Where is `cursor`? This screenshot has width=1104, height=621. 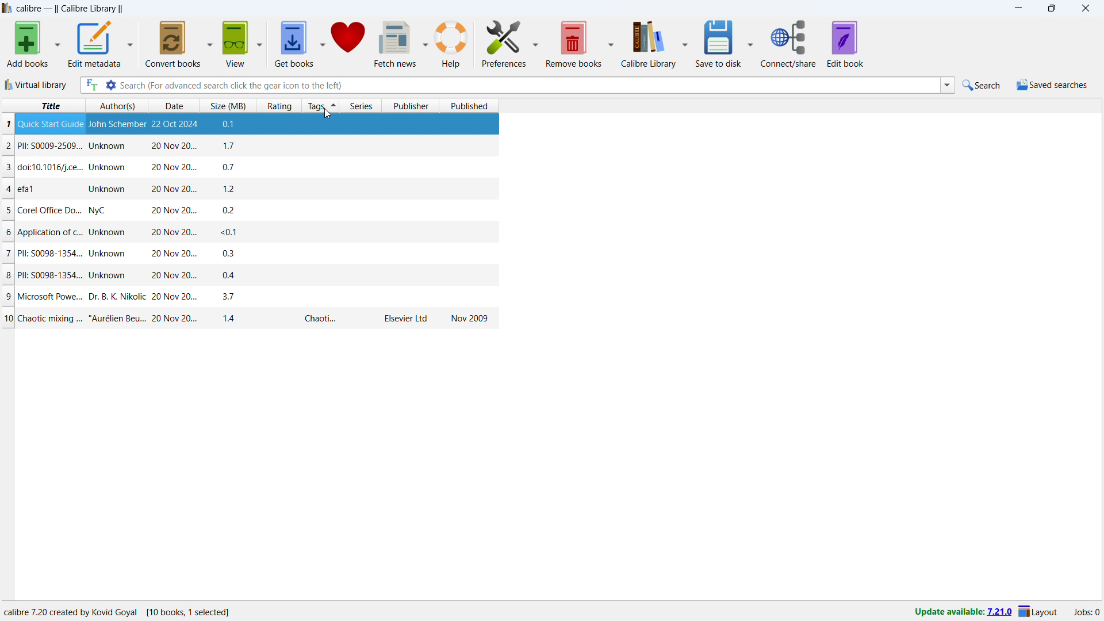 cursor is located at coordinates (328, 114).